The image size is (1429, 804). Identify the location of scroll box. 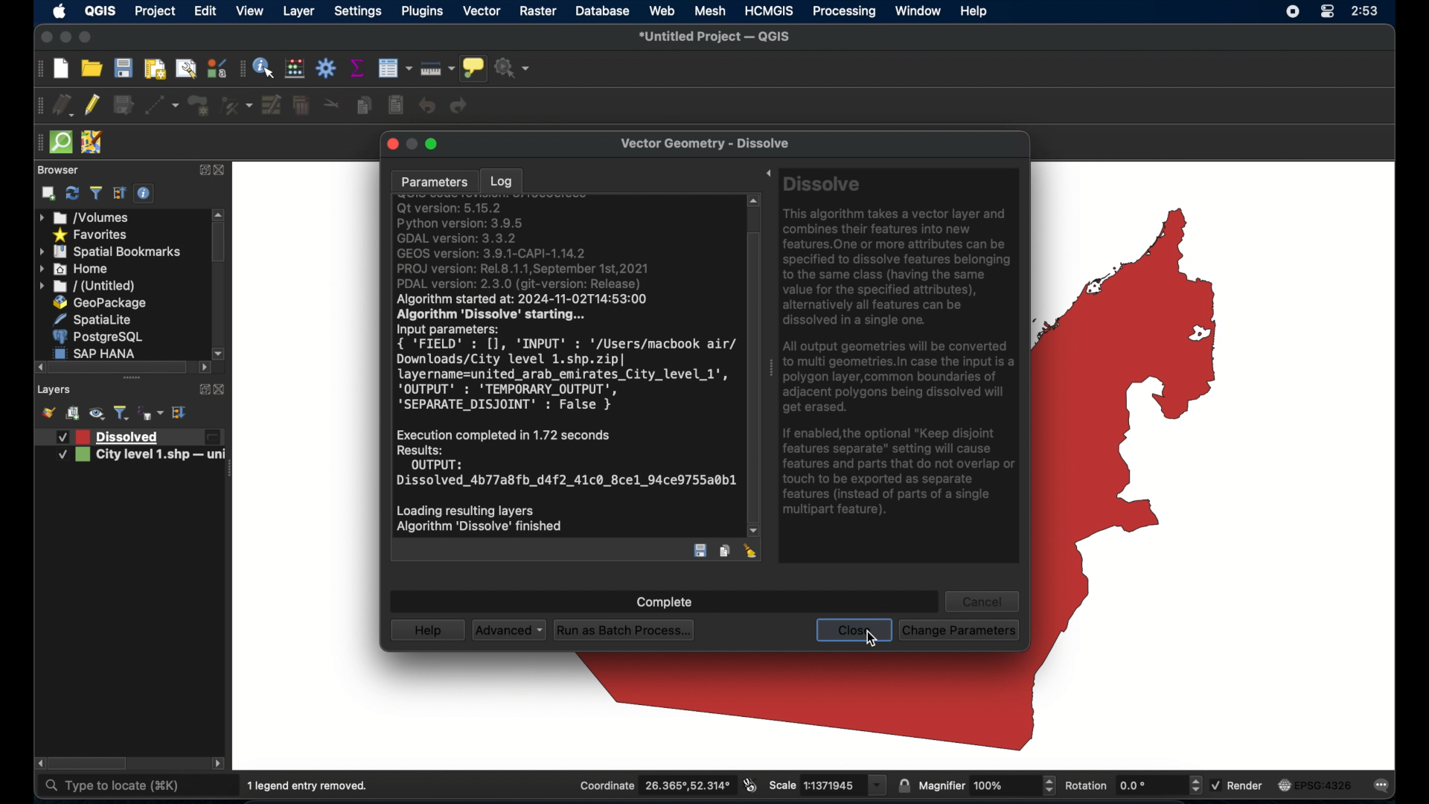
(219, 244).